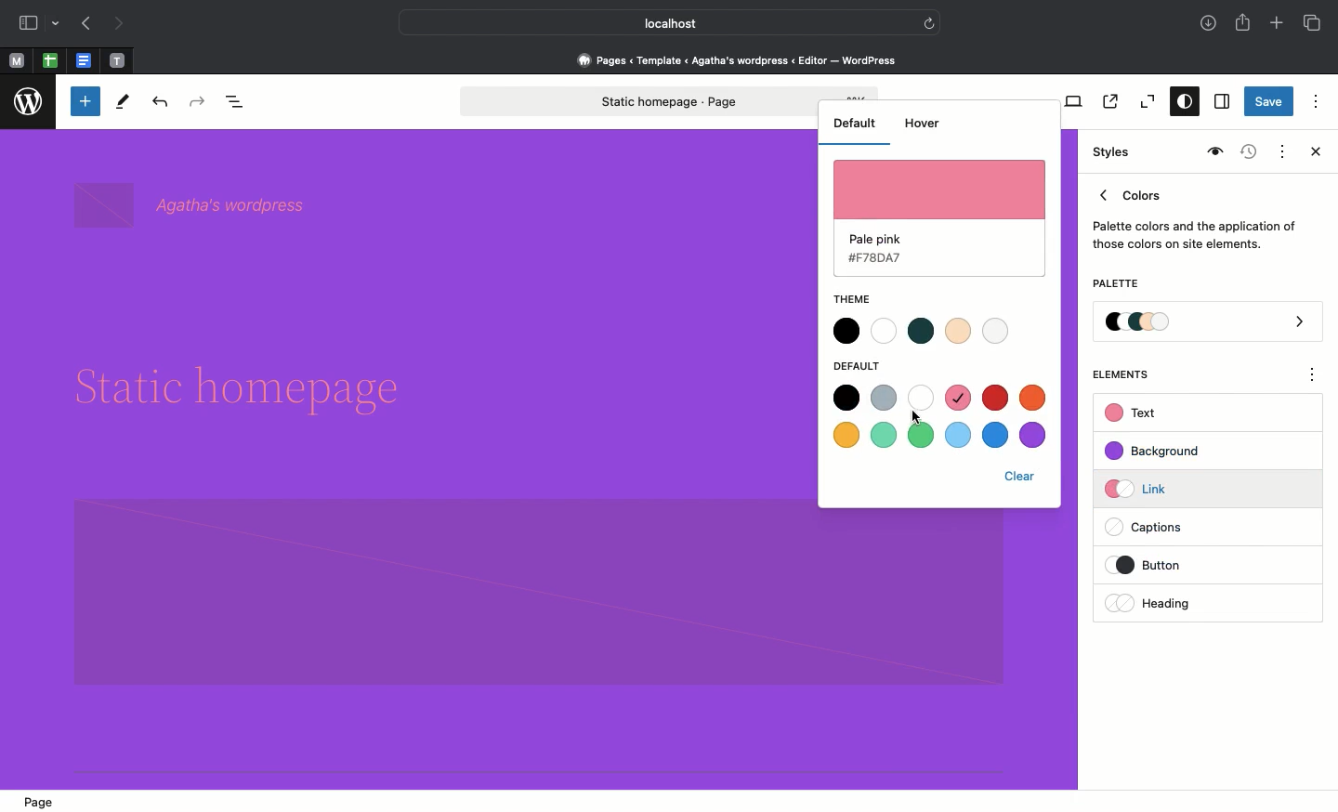 The width and height of the screenshot is (1338, 812). I want to click on Pinned tab, so click(16, 61).